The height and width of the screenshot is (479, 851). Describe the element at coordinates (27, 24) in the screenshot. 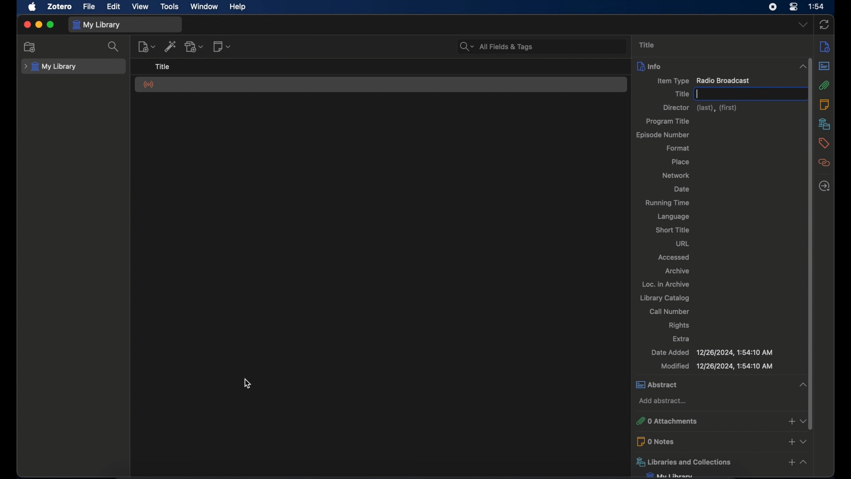

I see `close` at that location.